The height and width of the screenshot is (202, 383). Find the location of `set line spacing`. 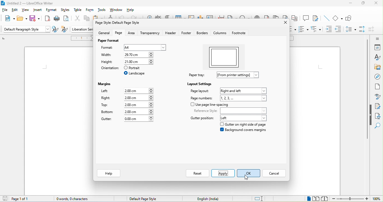

set line spacing is located at coordinates (350, 30).